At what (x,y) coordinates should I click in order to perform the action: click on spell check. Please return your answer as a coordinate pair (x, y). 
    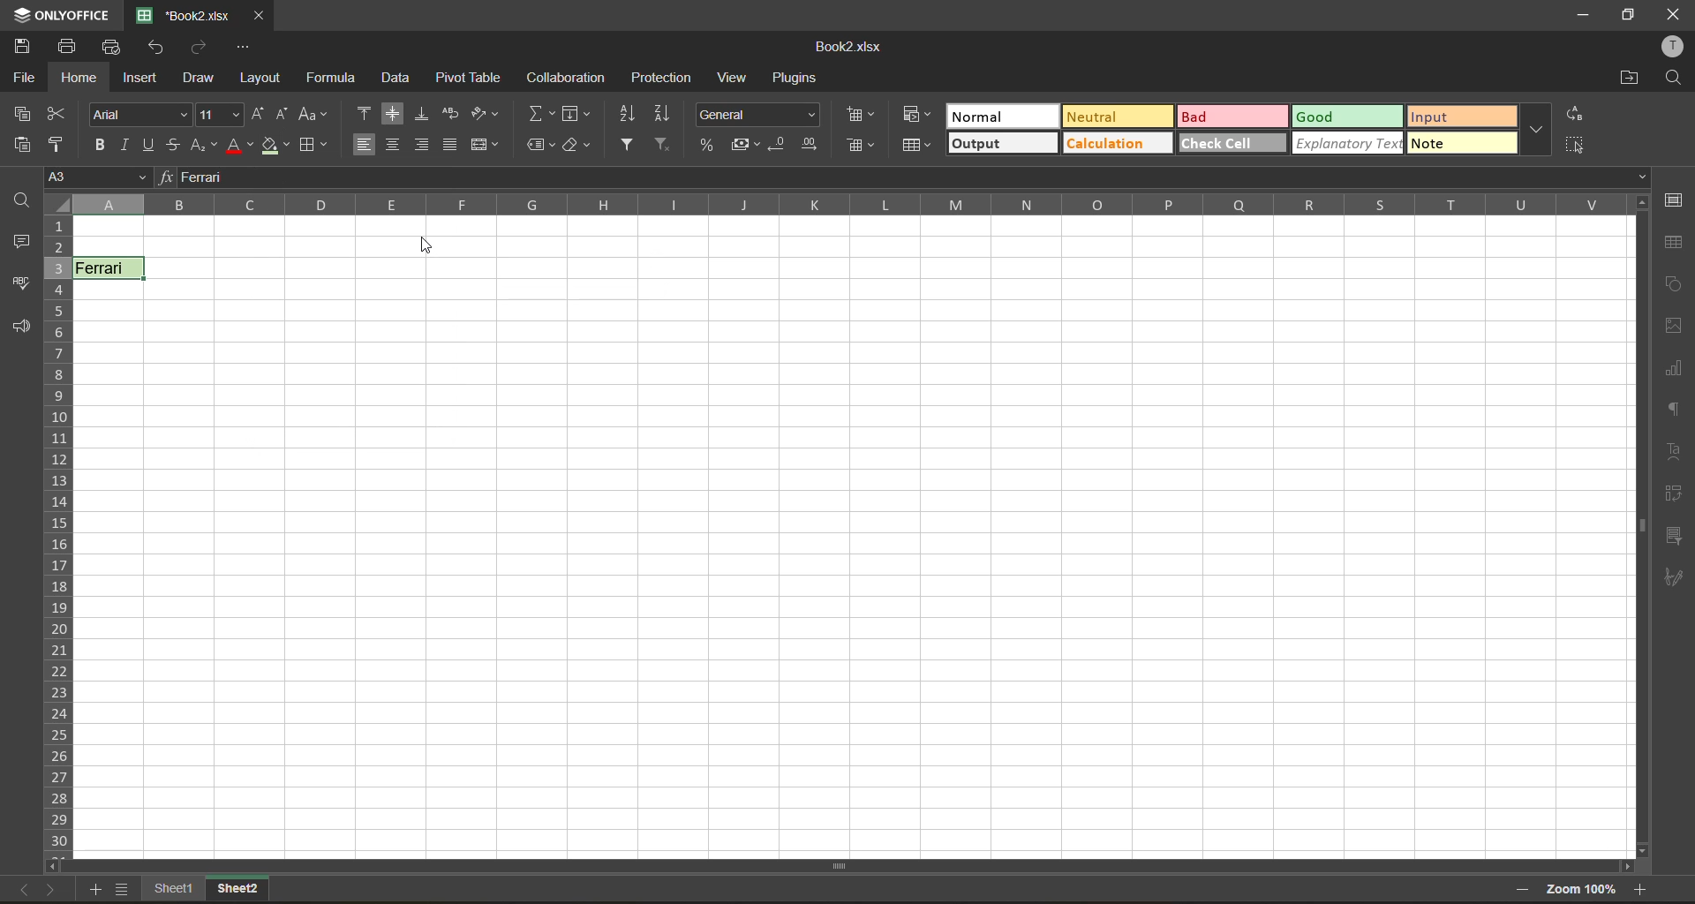
    Looking at the image, I should click on (20, 286).